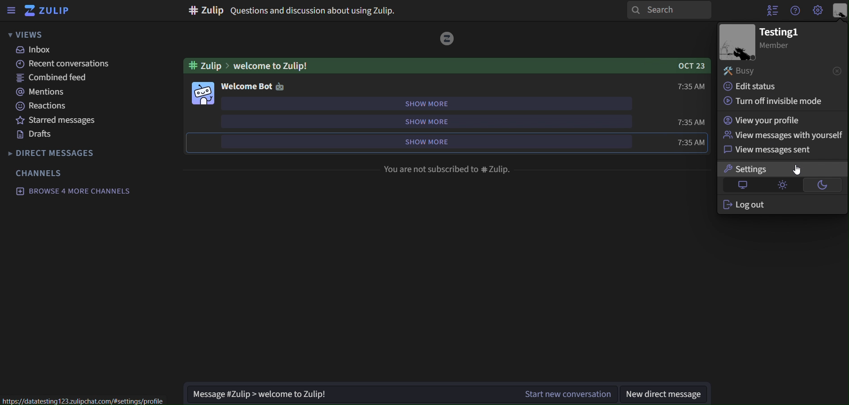  What do you see at coordinates (292, 10) in the screenshot?
I see `#zulip Questions and discussion about using zulip` at bounding box center [292, 10].